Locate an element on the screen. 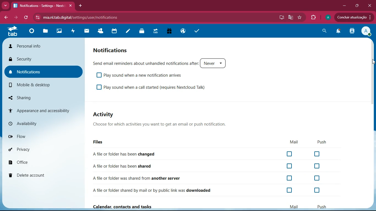 The width and height of the screenshot is (376, 211). off is located at coordinates (315, 166).